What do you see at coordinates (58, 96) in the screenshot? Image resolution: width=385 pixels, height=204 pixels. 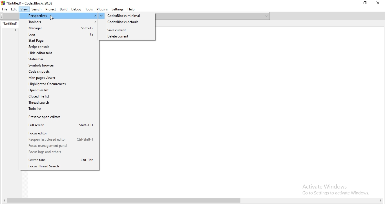 I see `Closed file list` at bounding box center [58, 96].